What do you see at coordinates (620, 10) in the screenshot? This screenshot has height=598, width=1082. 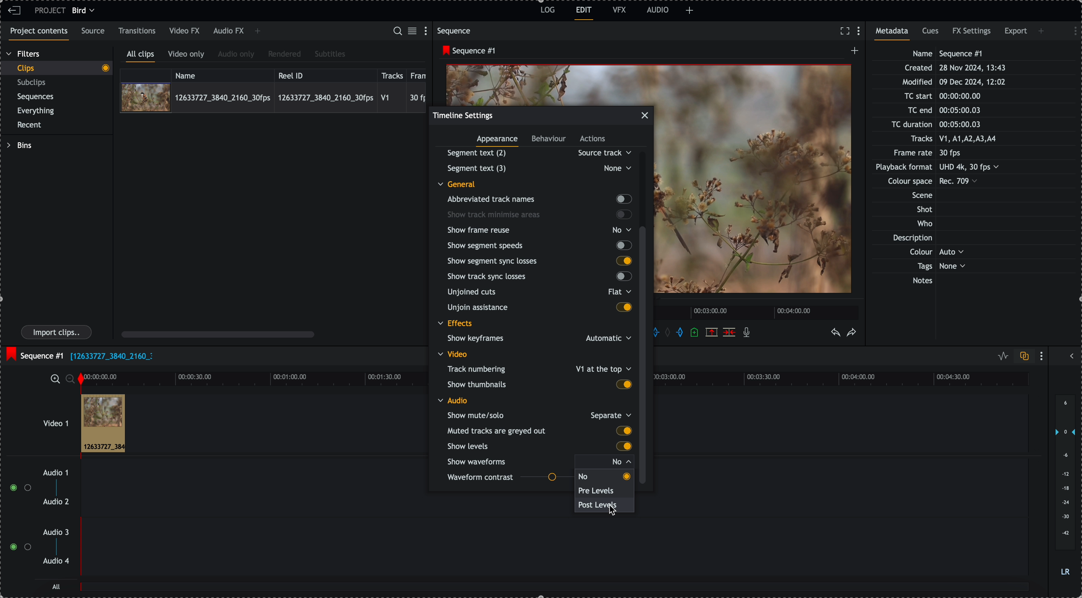 I see `VFX` at bounding box center [620, 10].